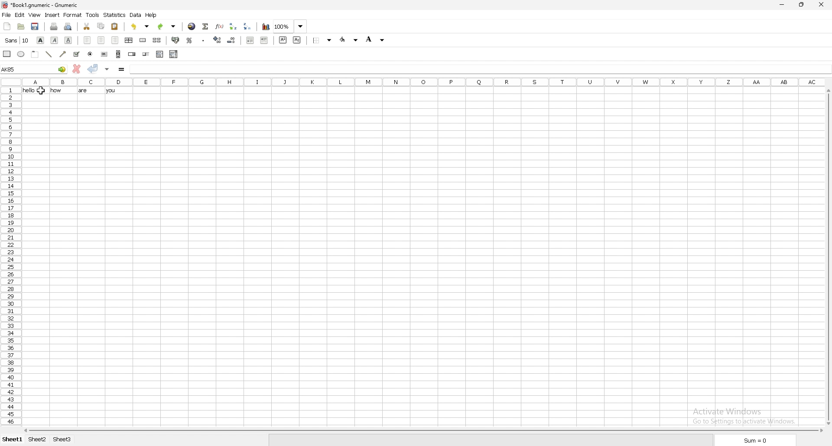  What do you see at coordinates (115, 26) in the screenshot?
I see `paste` at bounding box center [115, 26].